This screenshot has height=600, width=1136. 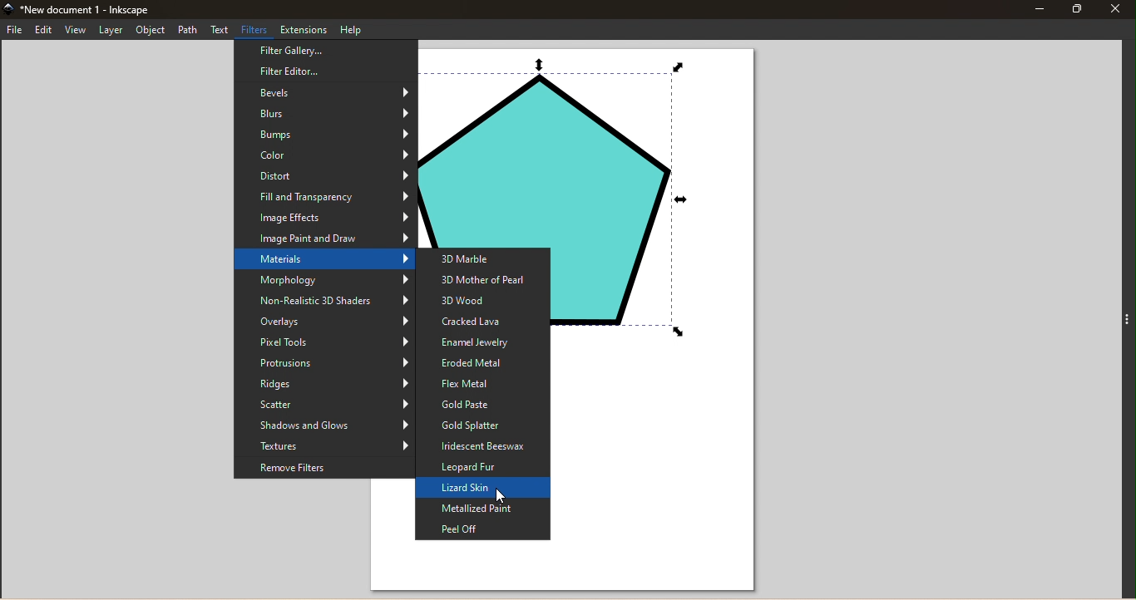 I want to click on 3D Wood, so click(x=484, y=300).